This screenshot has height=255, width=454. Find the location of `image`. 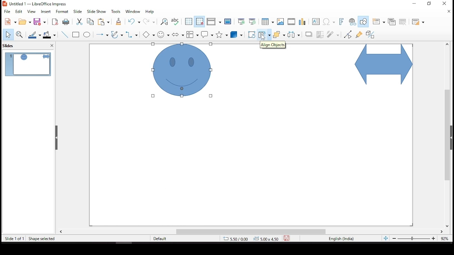

image is located at coordinates (281, 22).